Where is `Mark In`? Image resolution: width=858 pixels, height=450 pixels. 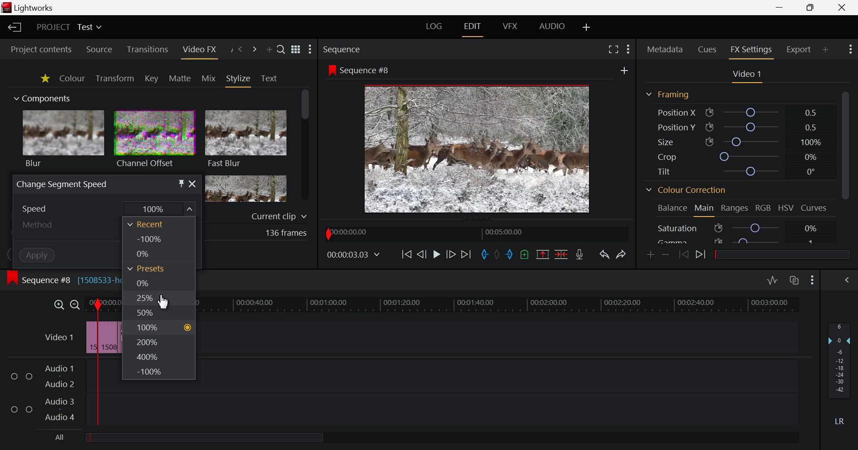
Mark In is located at coordinates (485, 254).